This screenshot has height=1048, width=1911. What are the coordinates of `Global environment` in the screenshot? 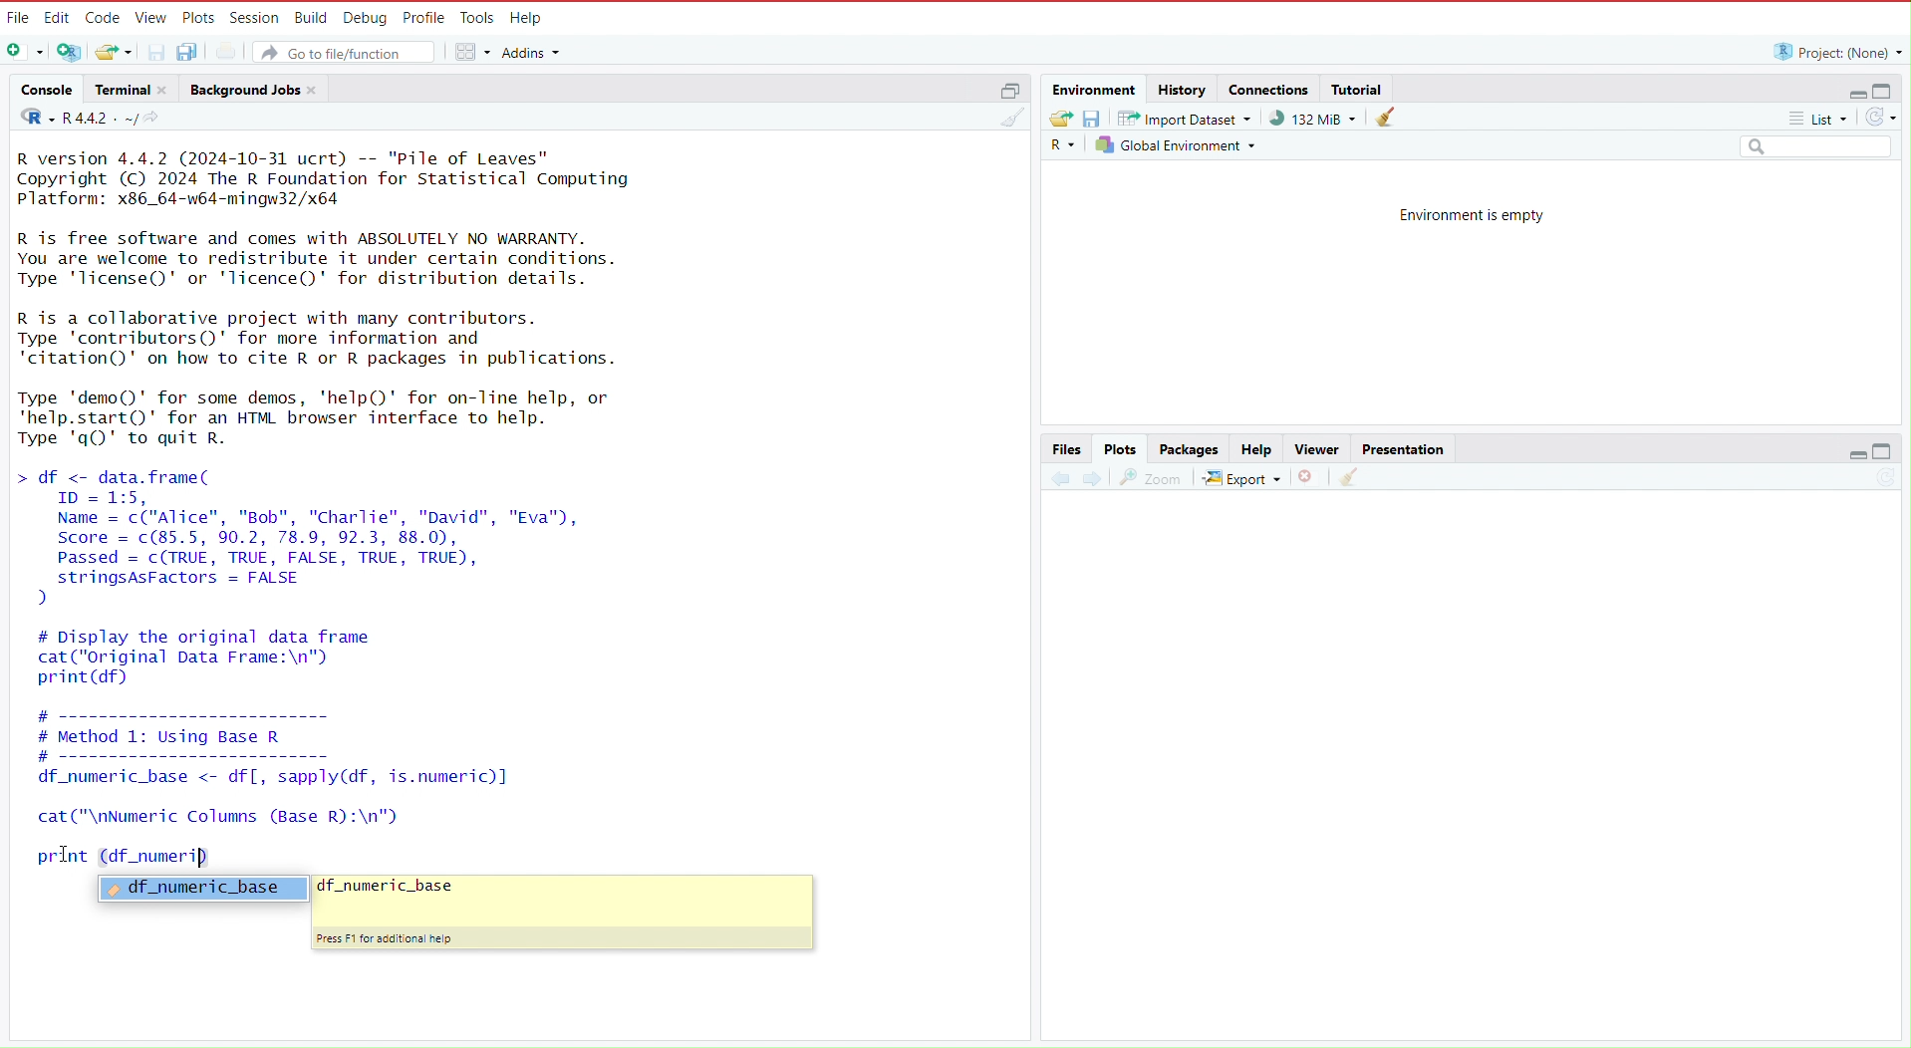 It's located at (1177, 146).